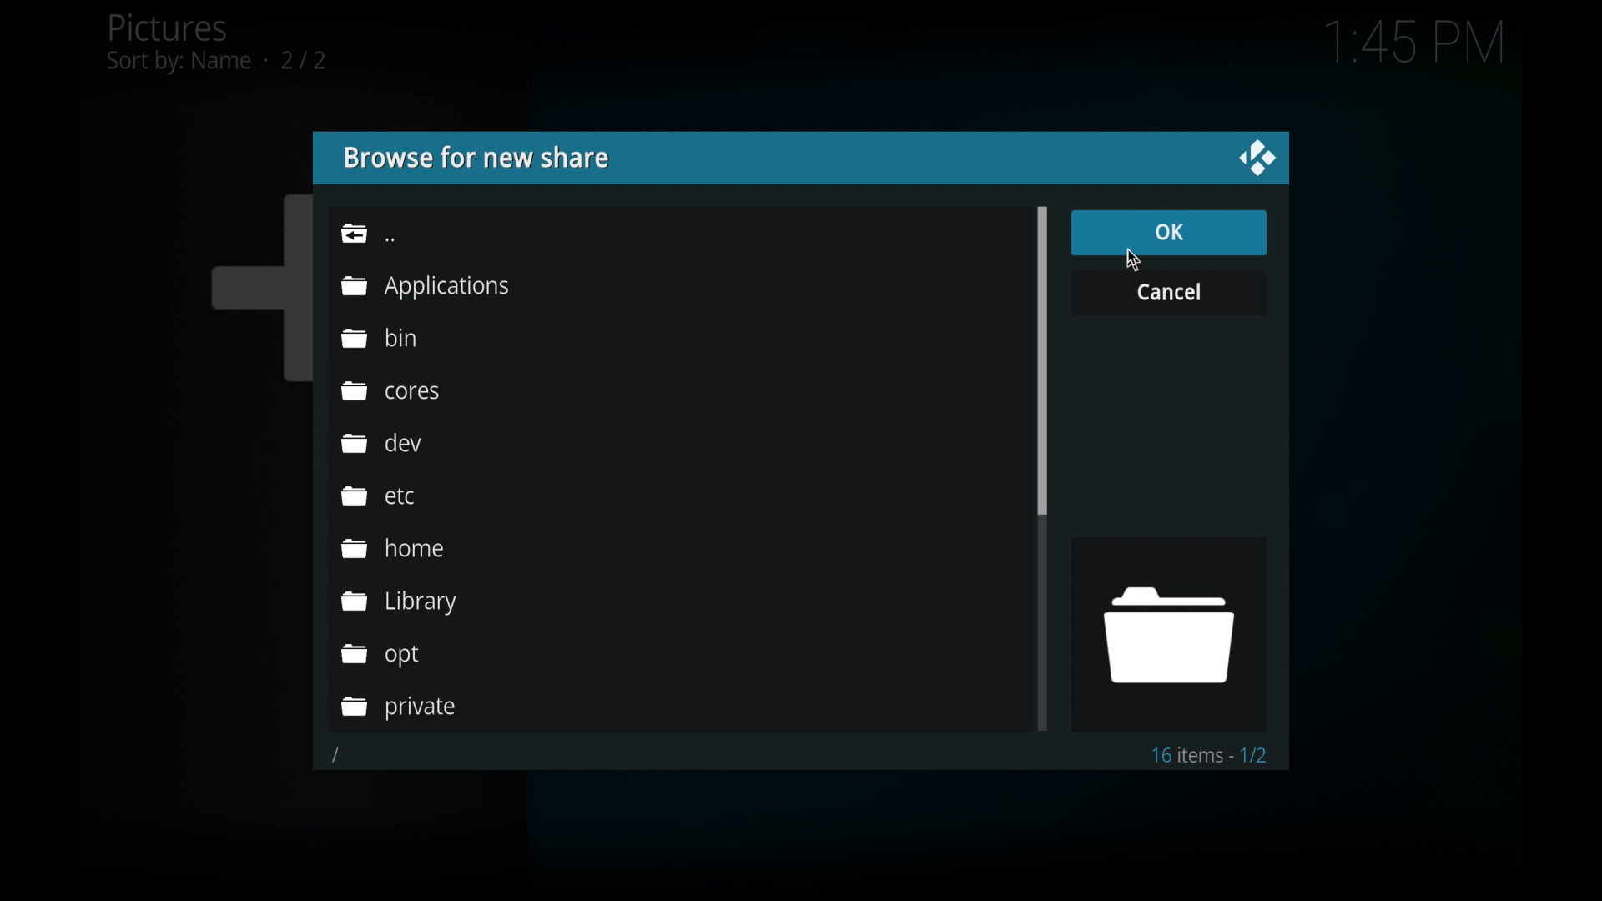 The width and height of the screenshot is (1602, 901). I want to click on cancel, so click(1170, 294).